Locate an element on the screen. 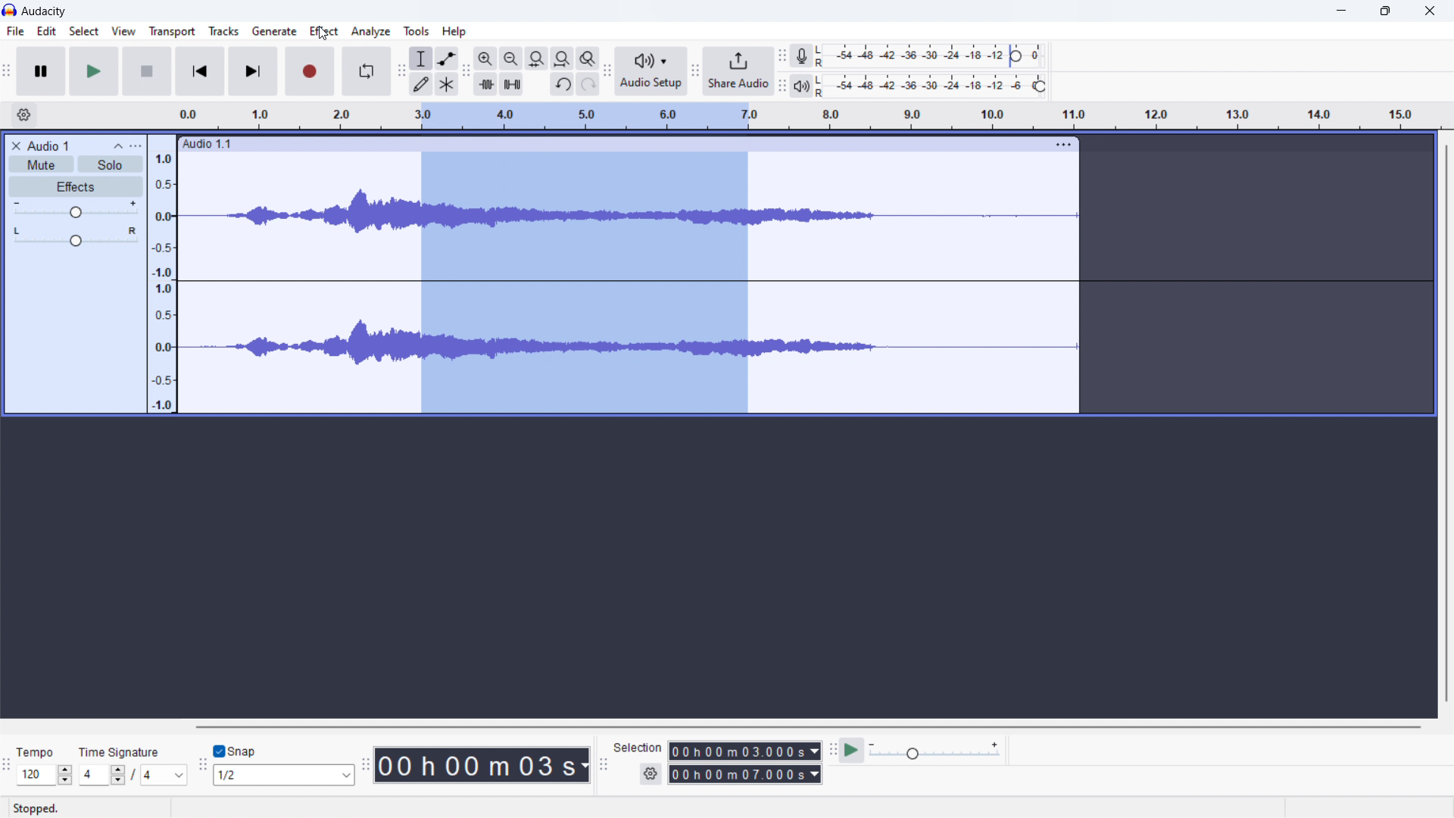 The image size is (1454, 818). analyze is located at coordinates (371, 31).